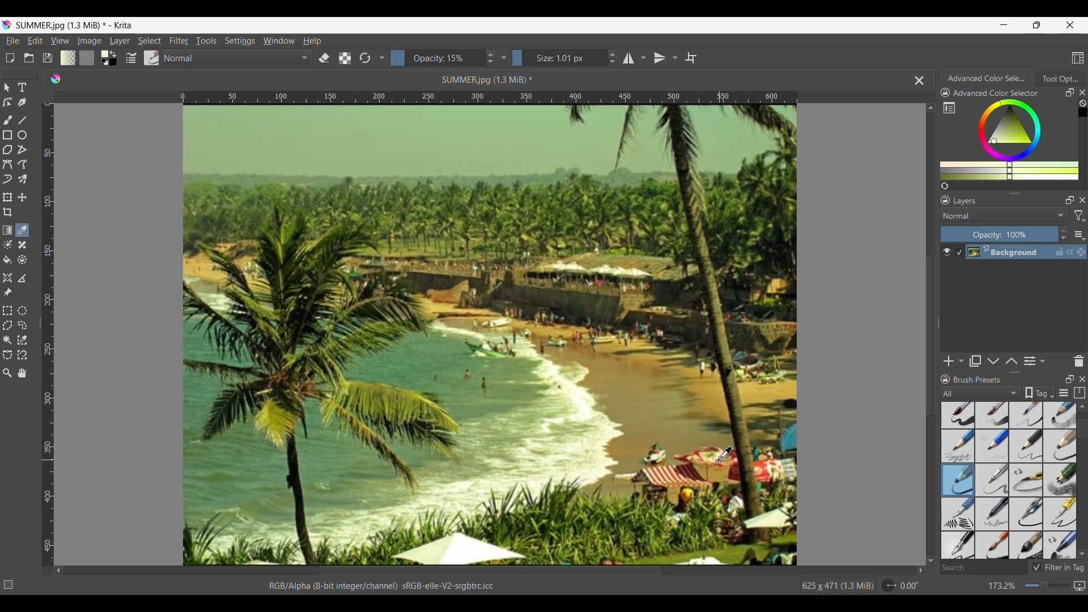 Image resolution: width=1088 pixels, height=612 pixels. I want to click on Vertical slide bar, so click(931, 335).